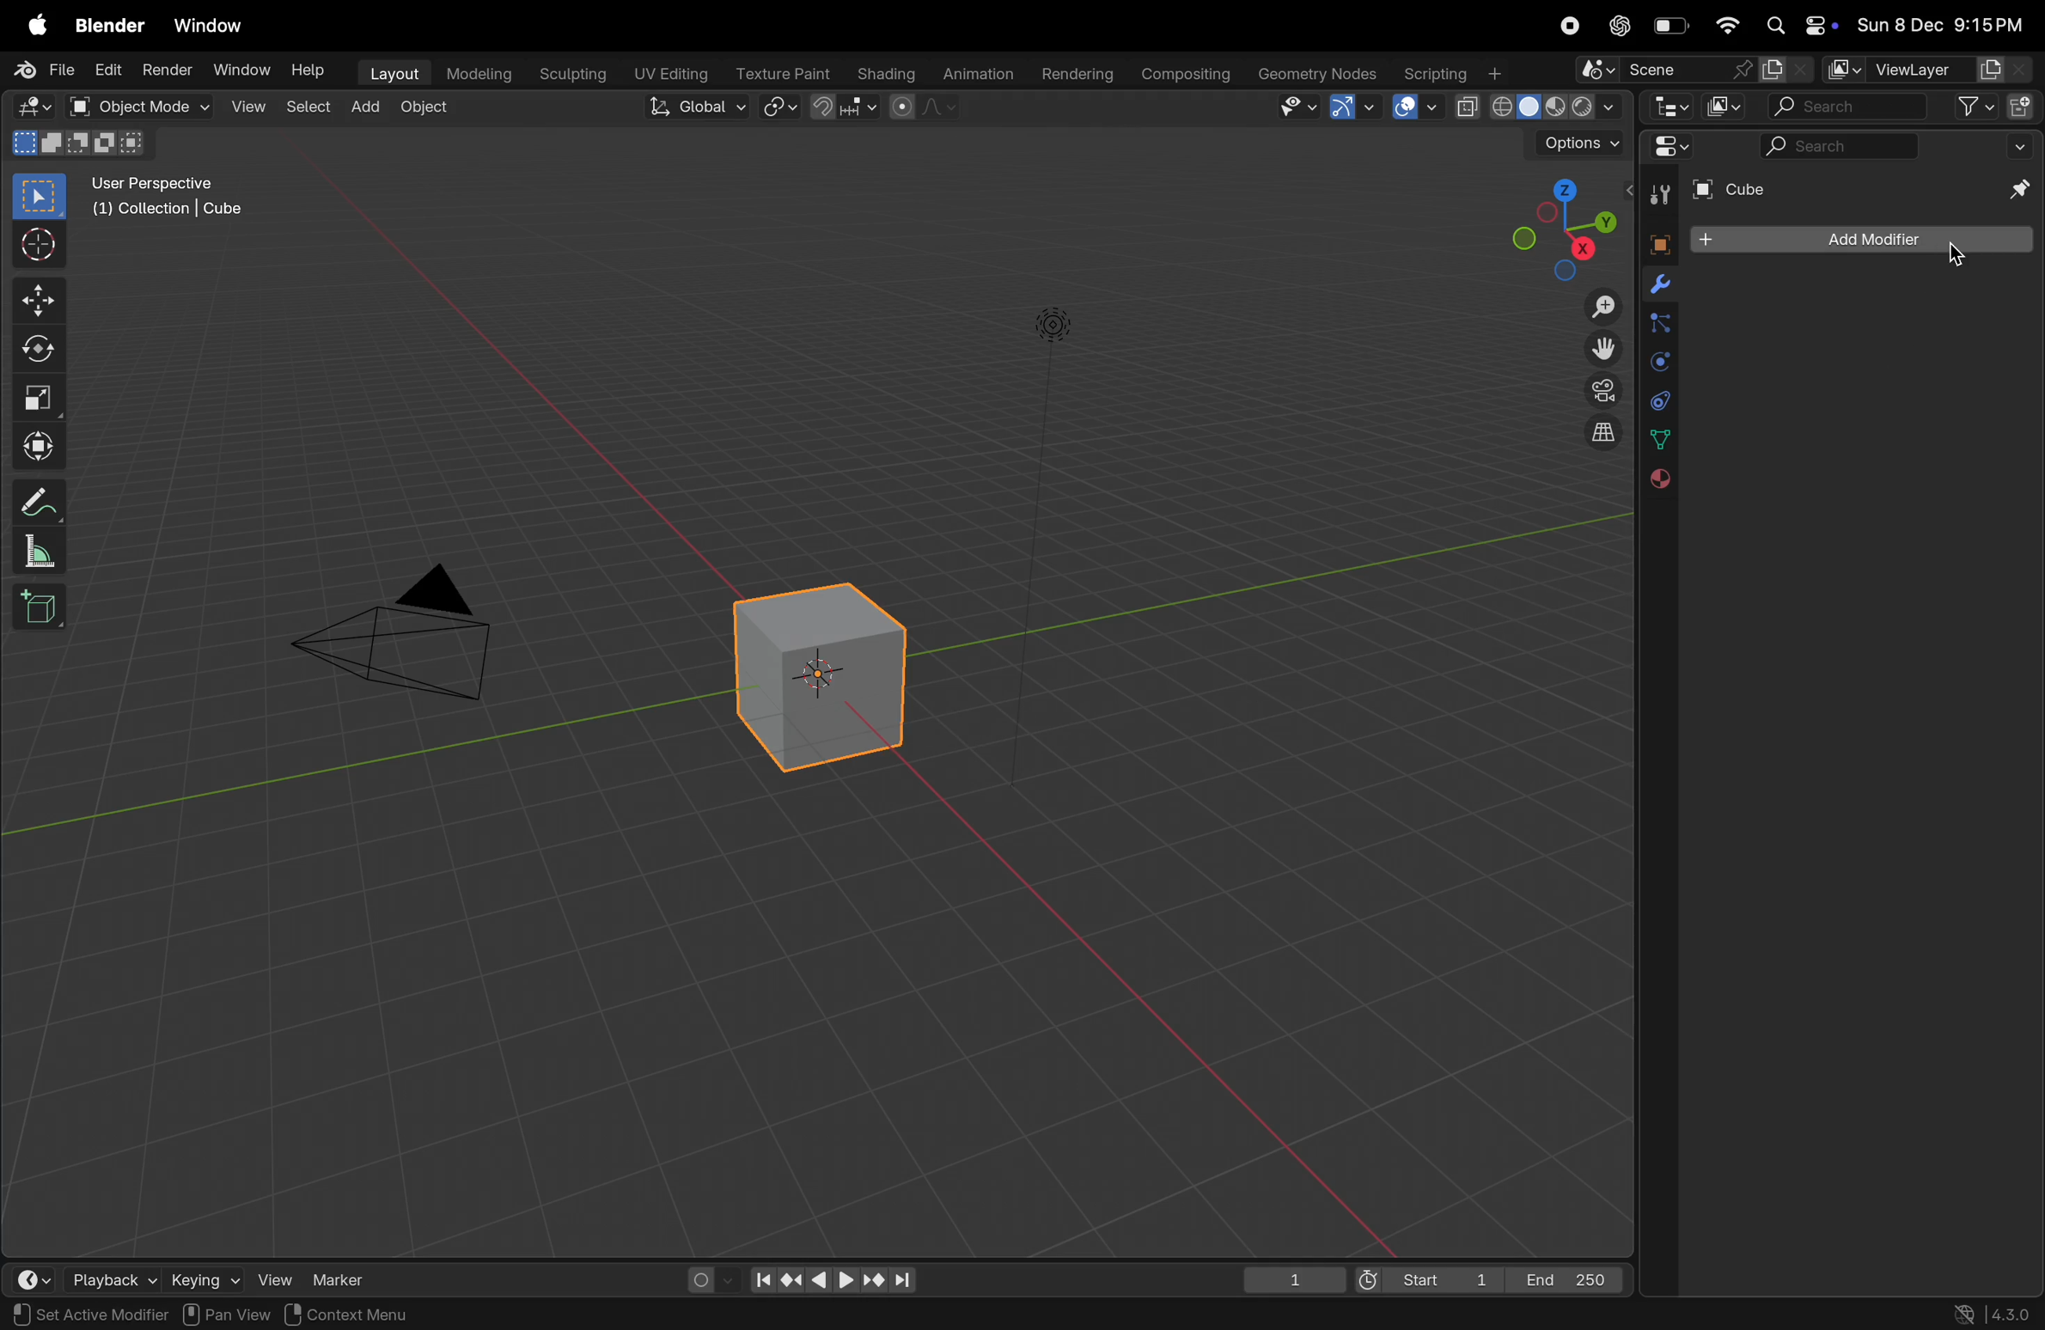 The width and height of the screenshot is (2045, 1330). What do you see at coordinates (1450, 74) in the screenshot?
I see `scripting` at bounding box center [1450, 74].